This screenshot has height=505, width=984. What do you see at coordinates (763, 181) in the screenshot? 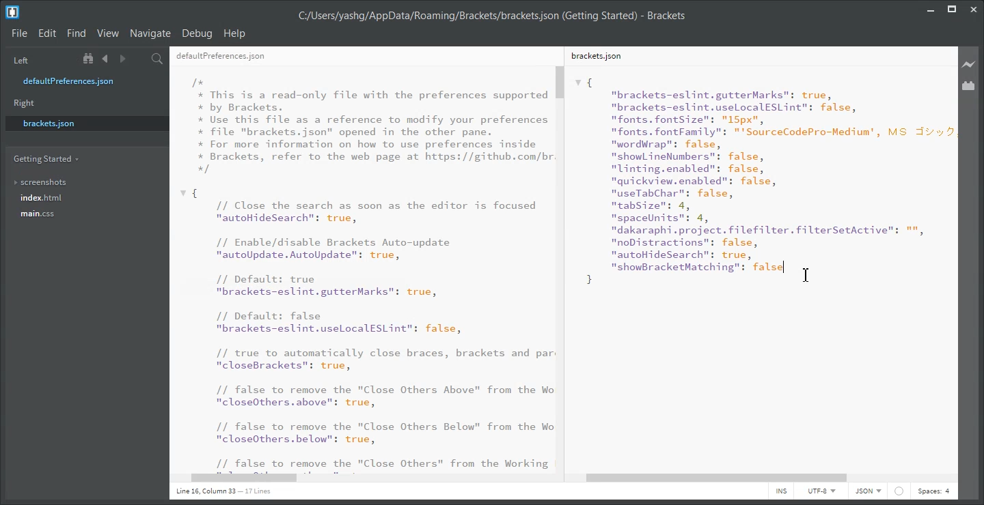
I see `{"brackets-eslint.gutterMarks": true,"brackets-eslint.uselocalESLint": false,"fonts. fontSize": "15px","fonts. fontFamily": "'SourceCodePro-Medium', MS J:"wordWrap": false,"show ineNumbers": false,"linting.enabled": false,"quickview.enabled": false,"useTabChar": false,"tabSize": 4,"spaceUnits": 4,"dakaraphi.project. filefilter.filterSetActive": "","noDistractions": false,"autoHideSearch”: true,nshowBracketMatching": false }` at bounding box center [763, 181].